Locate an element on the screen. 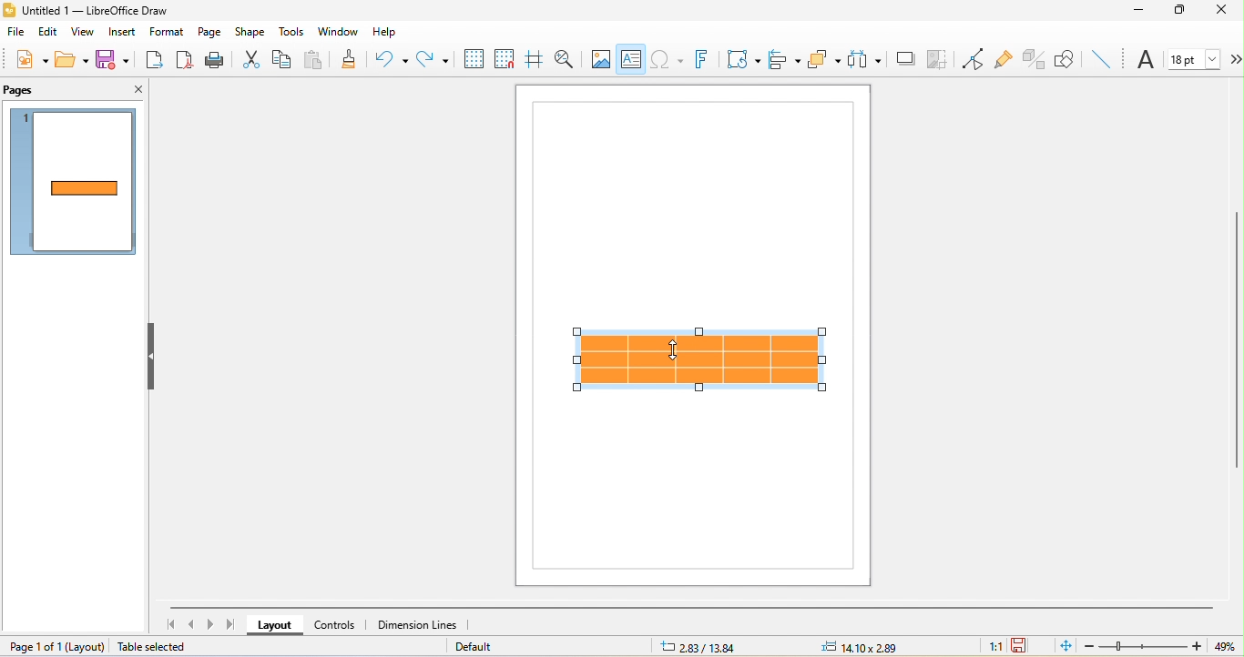 The image size is (1244, 657). shadow is located at coordinates (902, 59).